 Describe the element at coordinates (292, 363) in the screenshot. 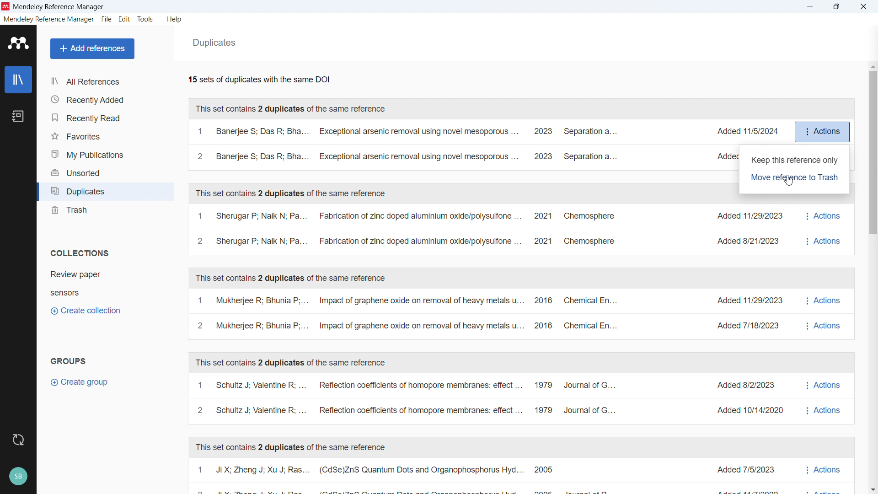

I see `This set contains two duplicates of the same reference` at that location.